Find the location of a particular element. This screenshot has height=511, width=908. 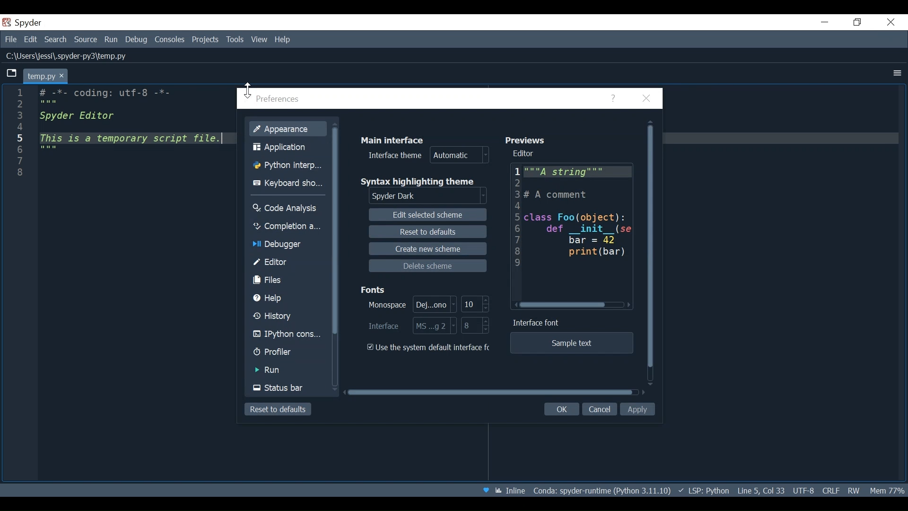

Interface Font is located at coordinates (538, 323).